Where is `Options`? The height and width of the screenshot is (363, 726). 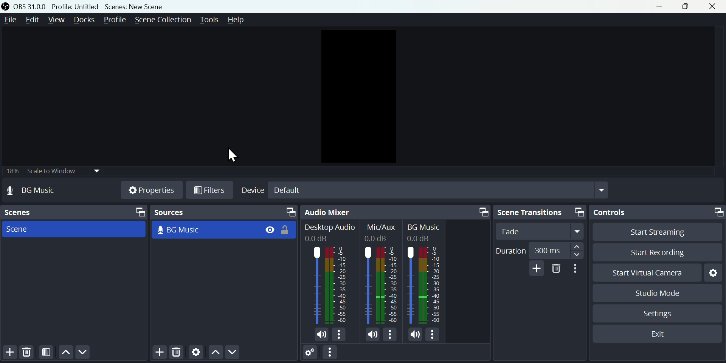 Options is located at coordinates (390, 335).